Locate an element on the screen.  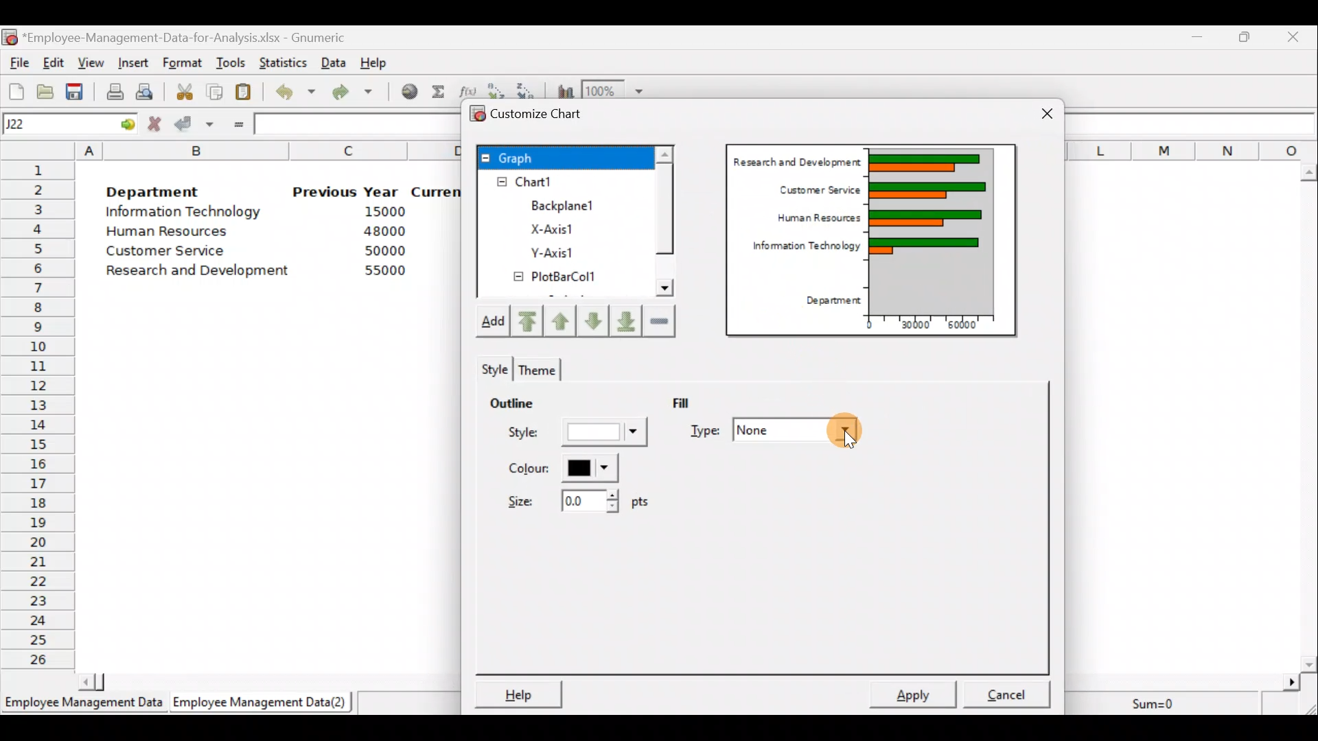
Sum into the current cell is located at coordinates (439, 95).